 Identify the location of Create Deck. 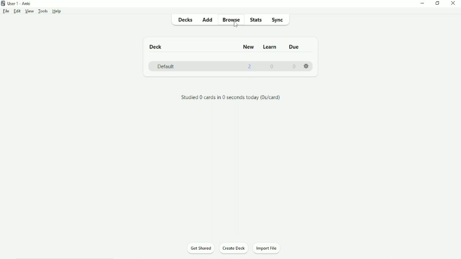
(234, 248).